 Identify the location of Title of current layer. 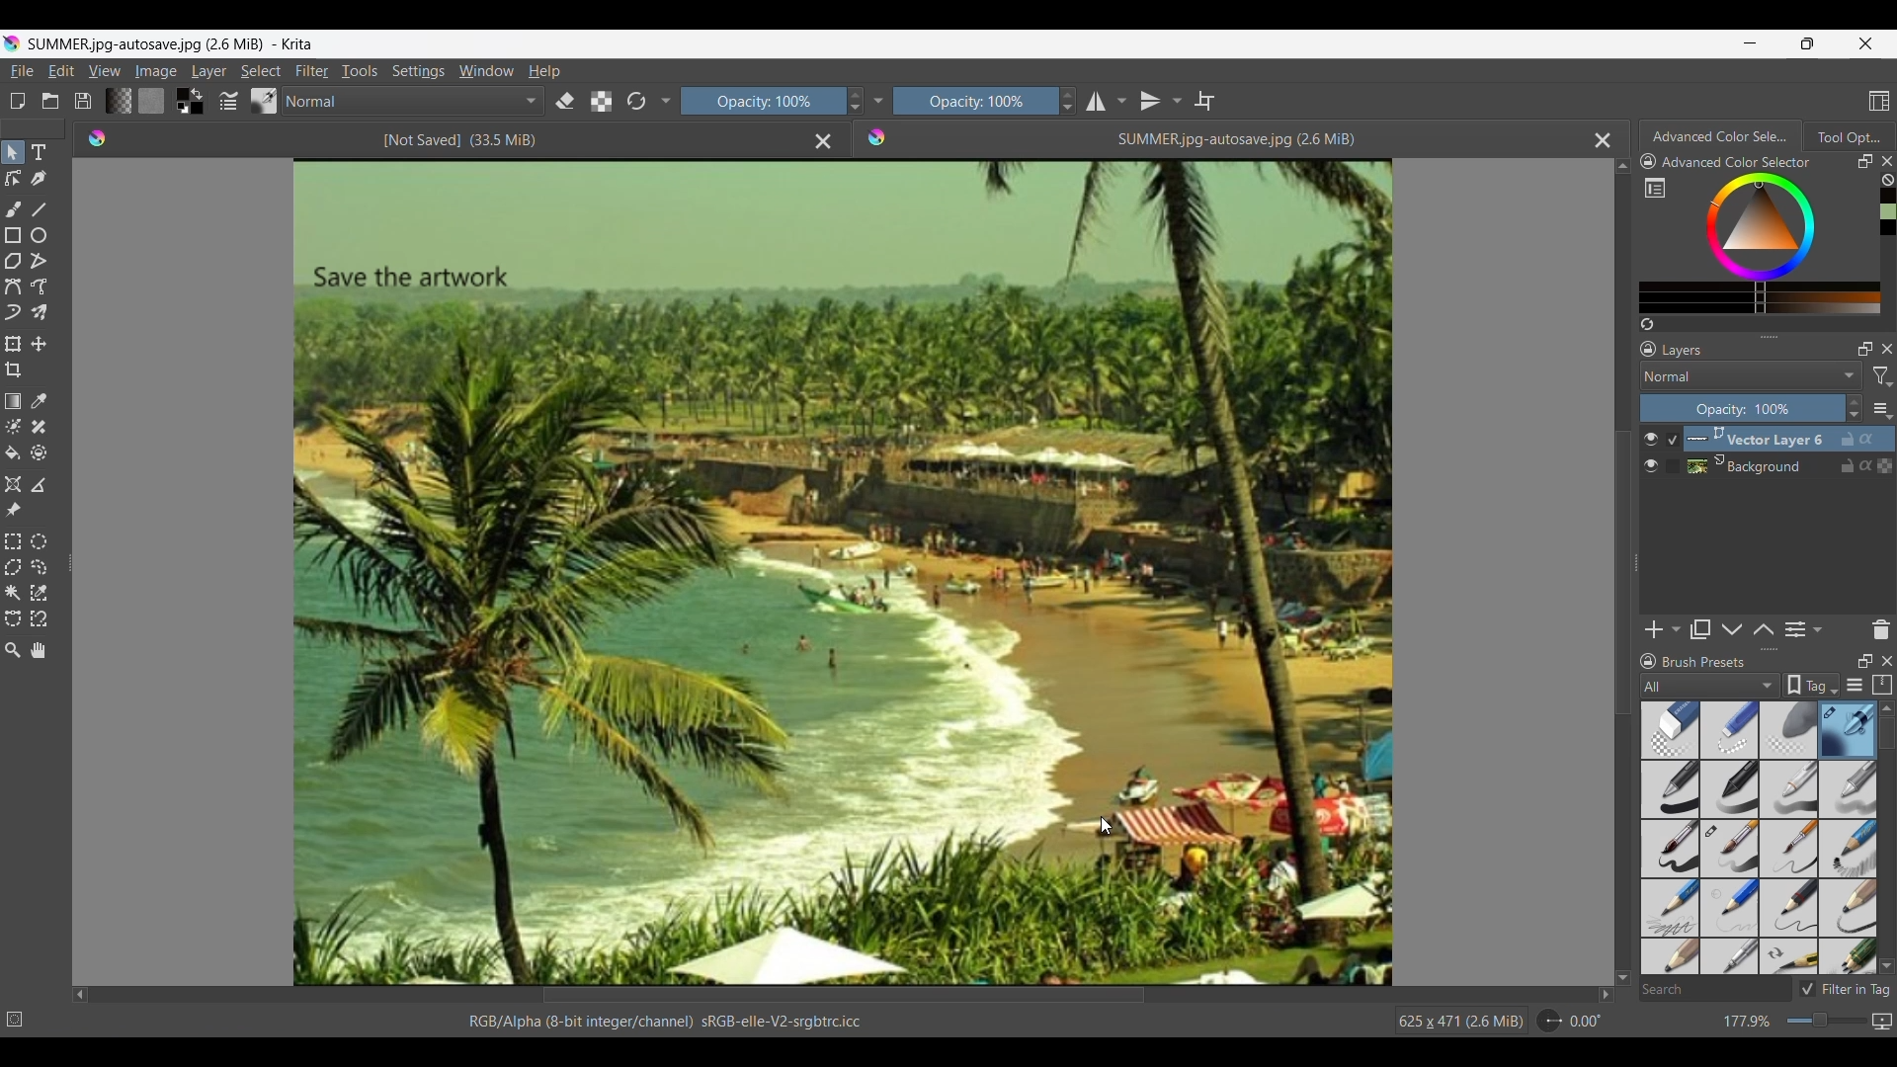
(1682, 350).